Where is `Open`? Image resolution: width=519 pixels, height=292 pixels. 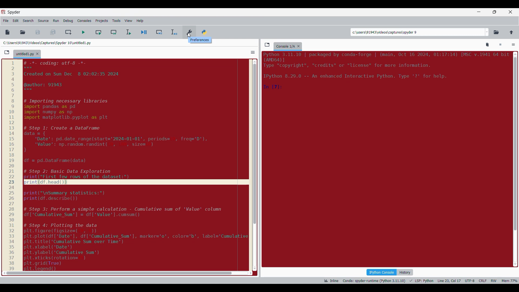 Open is located at coordinates (23, 32).